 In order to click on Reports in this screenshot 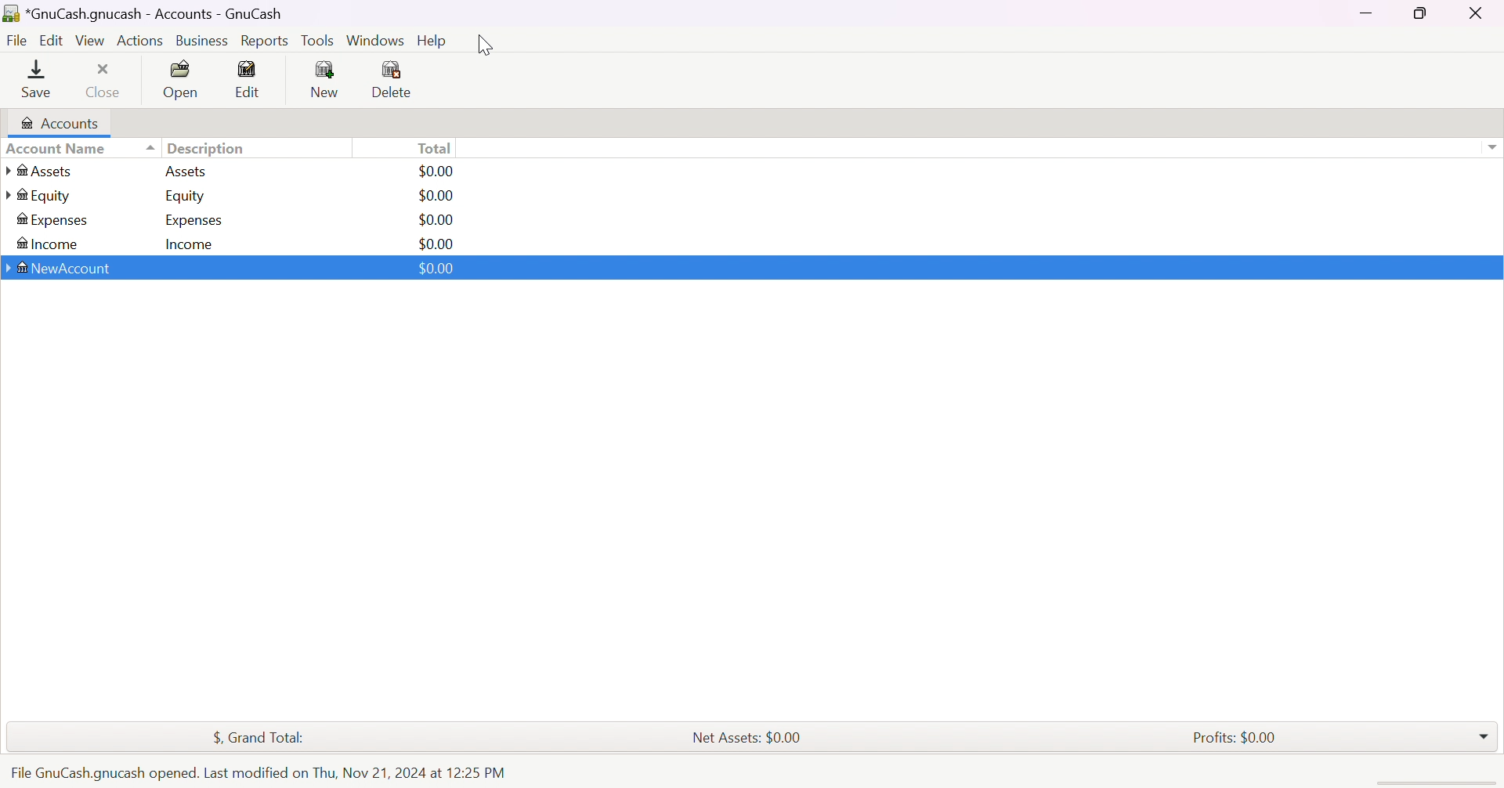, I will do `click(269, 41)`.